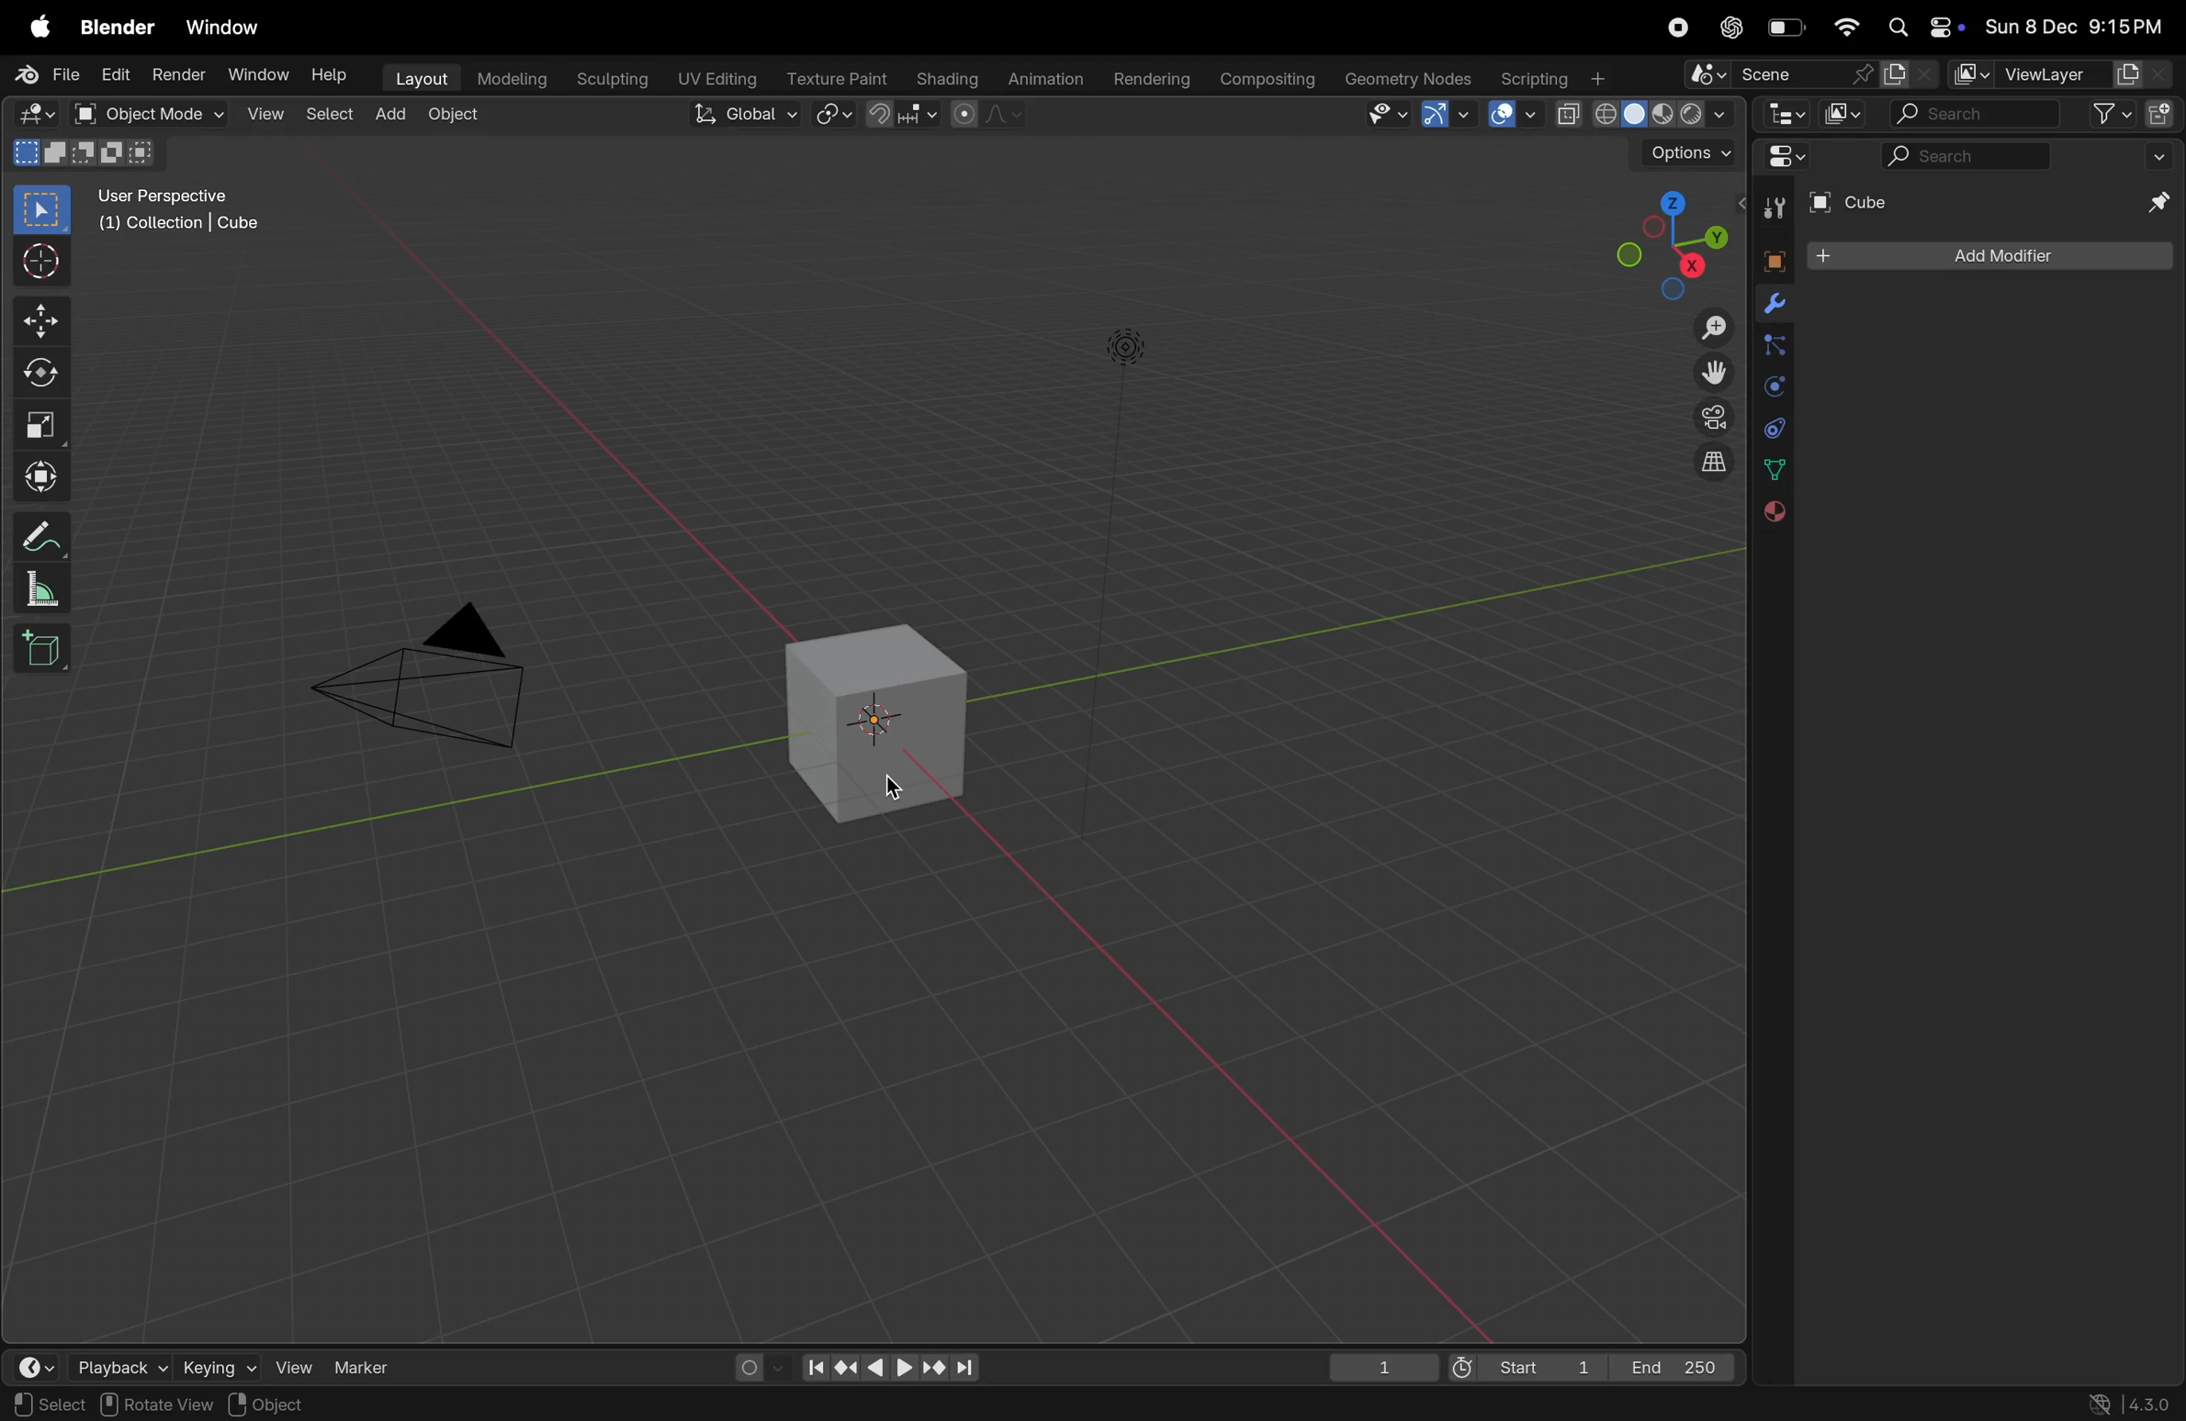 The image size is (2186, 1421). I want to click on render, so click(176, 74).